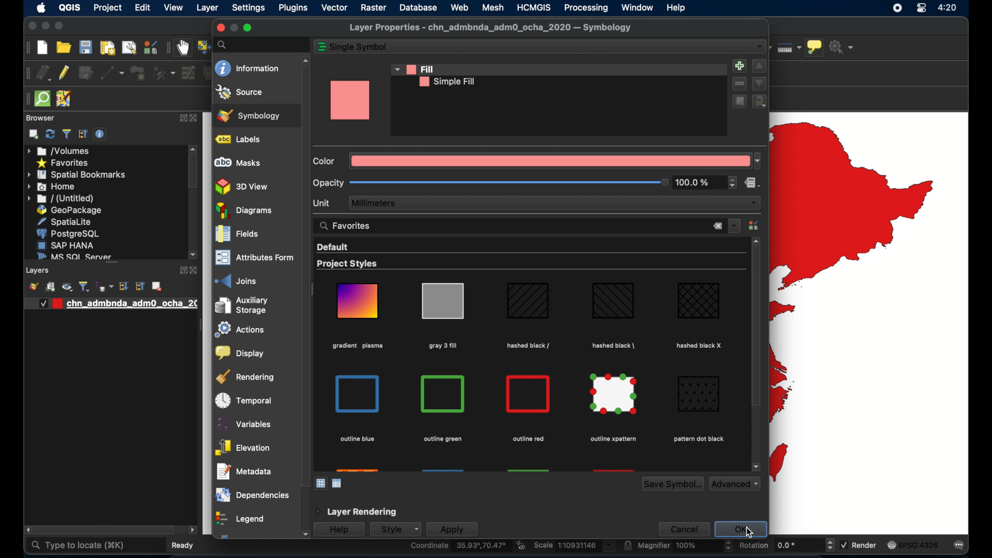 This screenshot has width=992, height=558. I want to click on toggle extents and mouse display position, so click(520, 545).